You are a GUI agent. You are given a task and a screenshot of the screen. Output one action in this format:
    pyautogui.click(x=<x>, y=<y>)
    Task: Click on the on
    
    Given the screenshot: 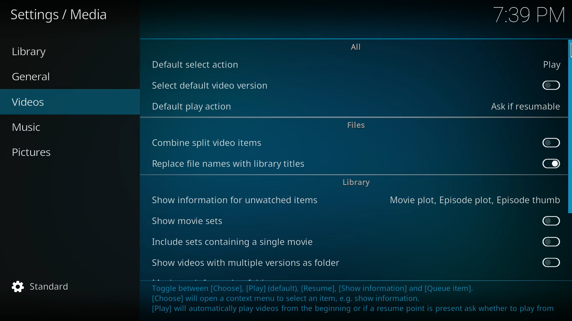 What is the action you would take?
    pyautogui.click(x=551, y=162)
    